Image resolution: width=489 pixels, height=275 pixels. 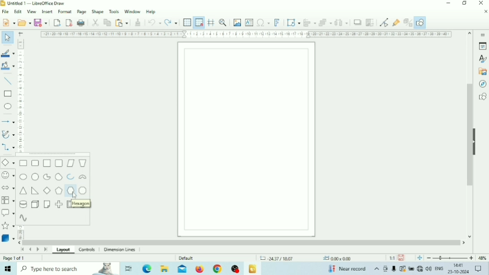 What do you see at coordinates (377, 269) in the screenshot?
I see `Show hidden icons` at bounding box center [377, 269].